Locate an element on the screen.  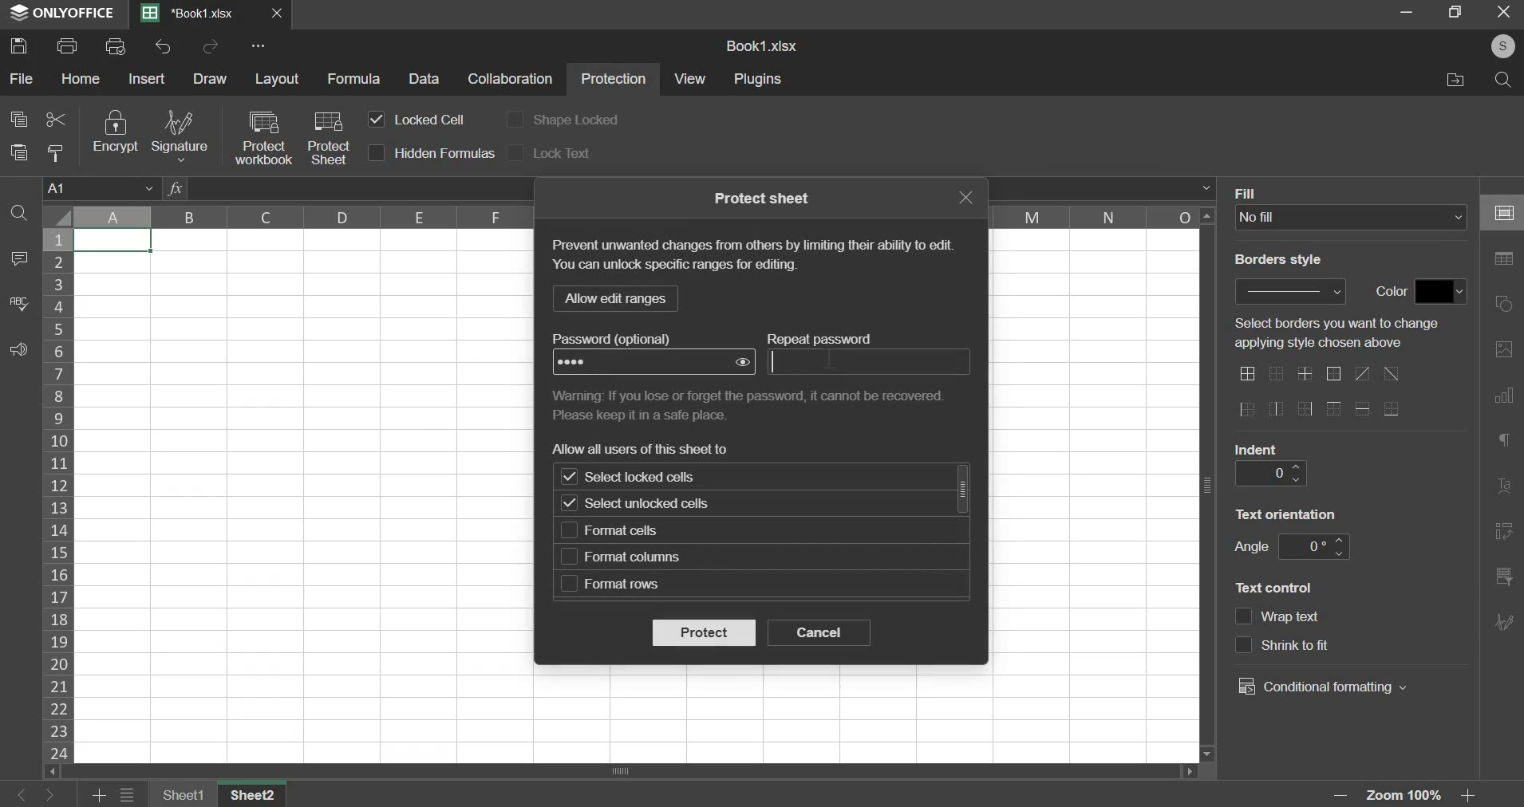
save is located at coordinates (19, 44).